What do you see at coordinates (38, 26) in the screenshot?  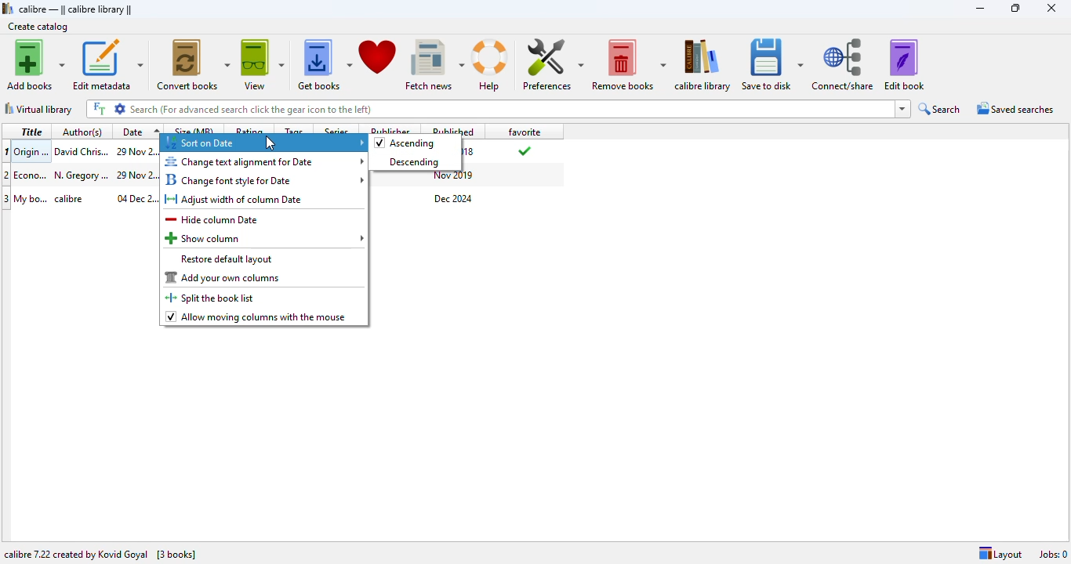 I see `create catalog` at bounding box center [38, 26].